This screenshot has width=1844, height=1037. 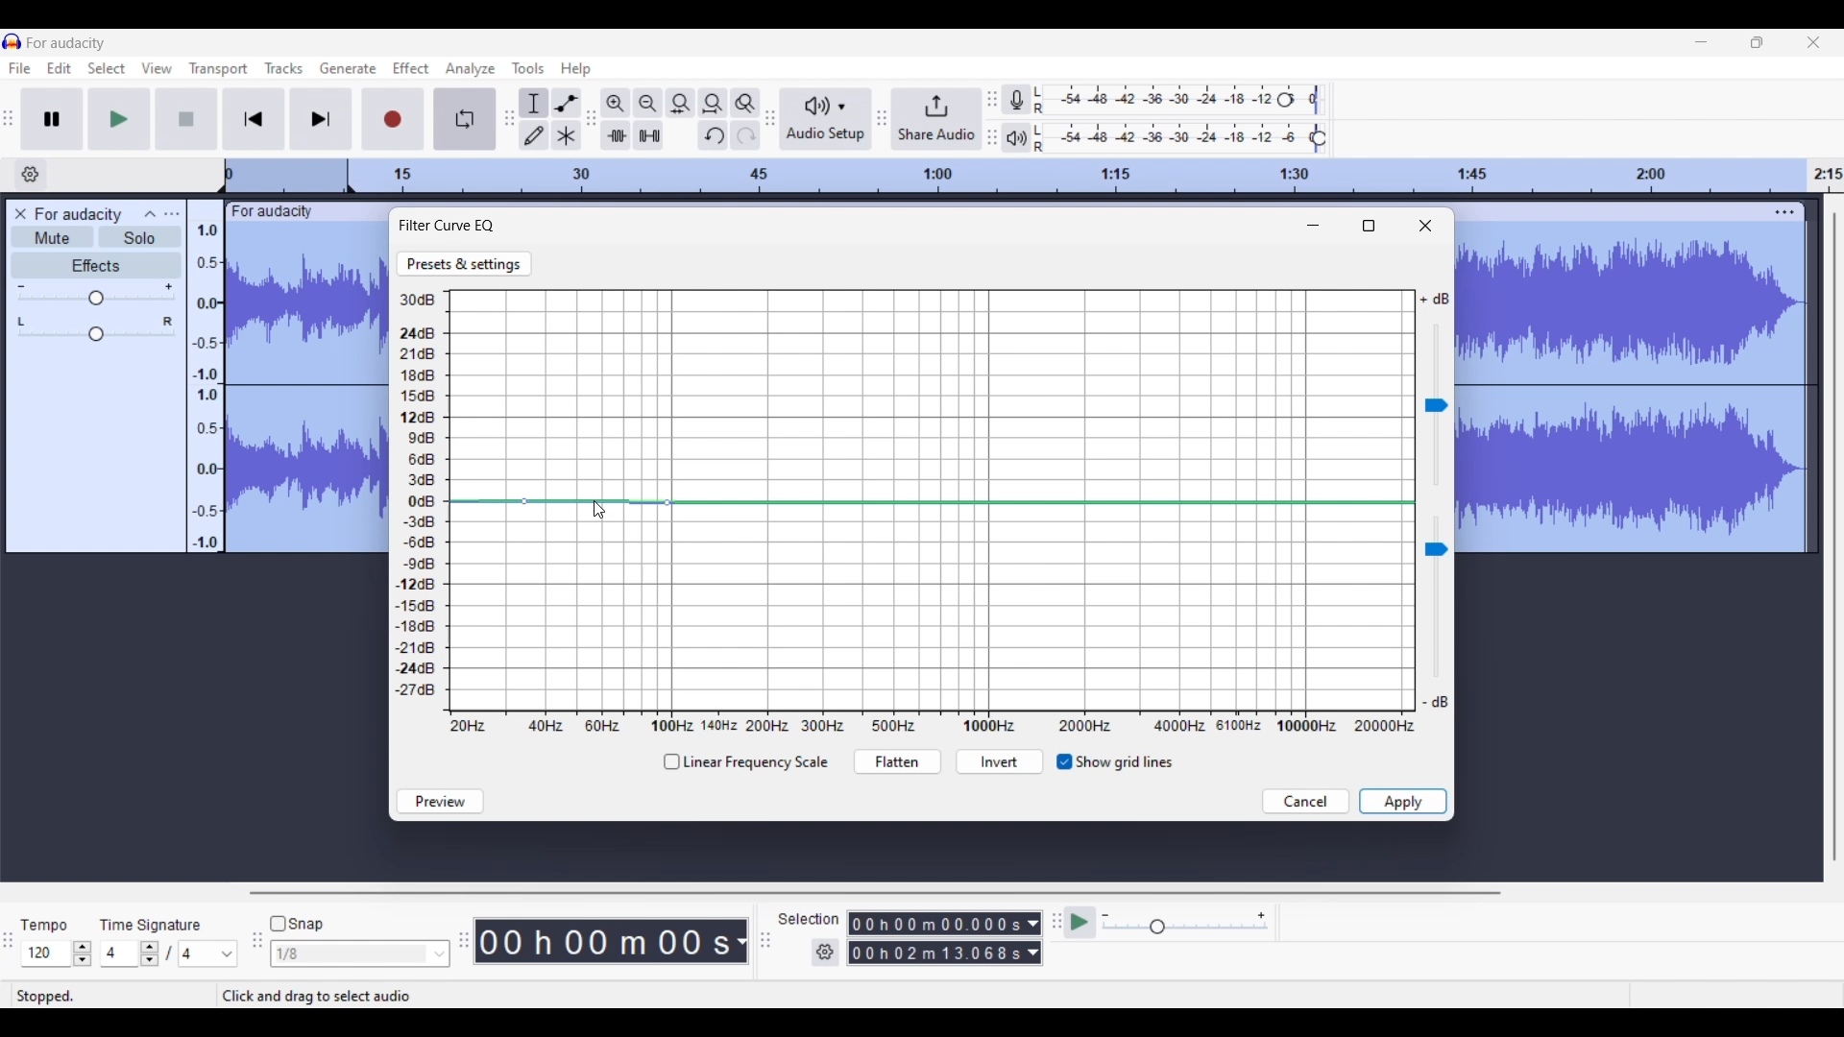 What do you see at coordinates (107, 69) in the screenshot?
I see `Select menu` at bounding box center [107, 69].